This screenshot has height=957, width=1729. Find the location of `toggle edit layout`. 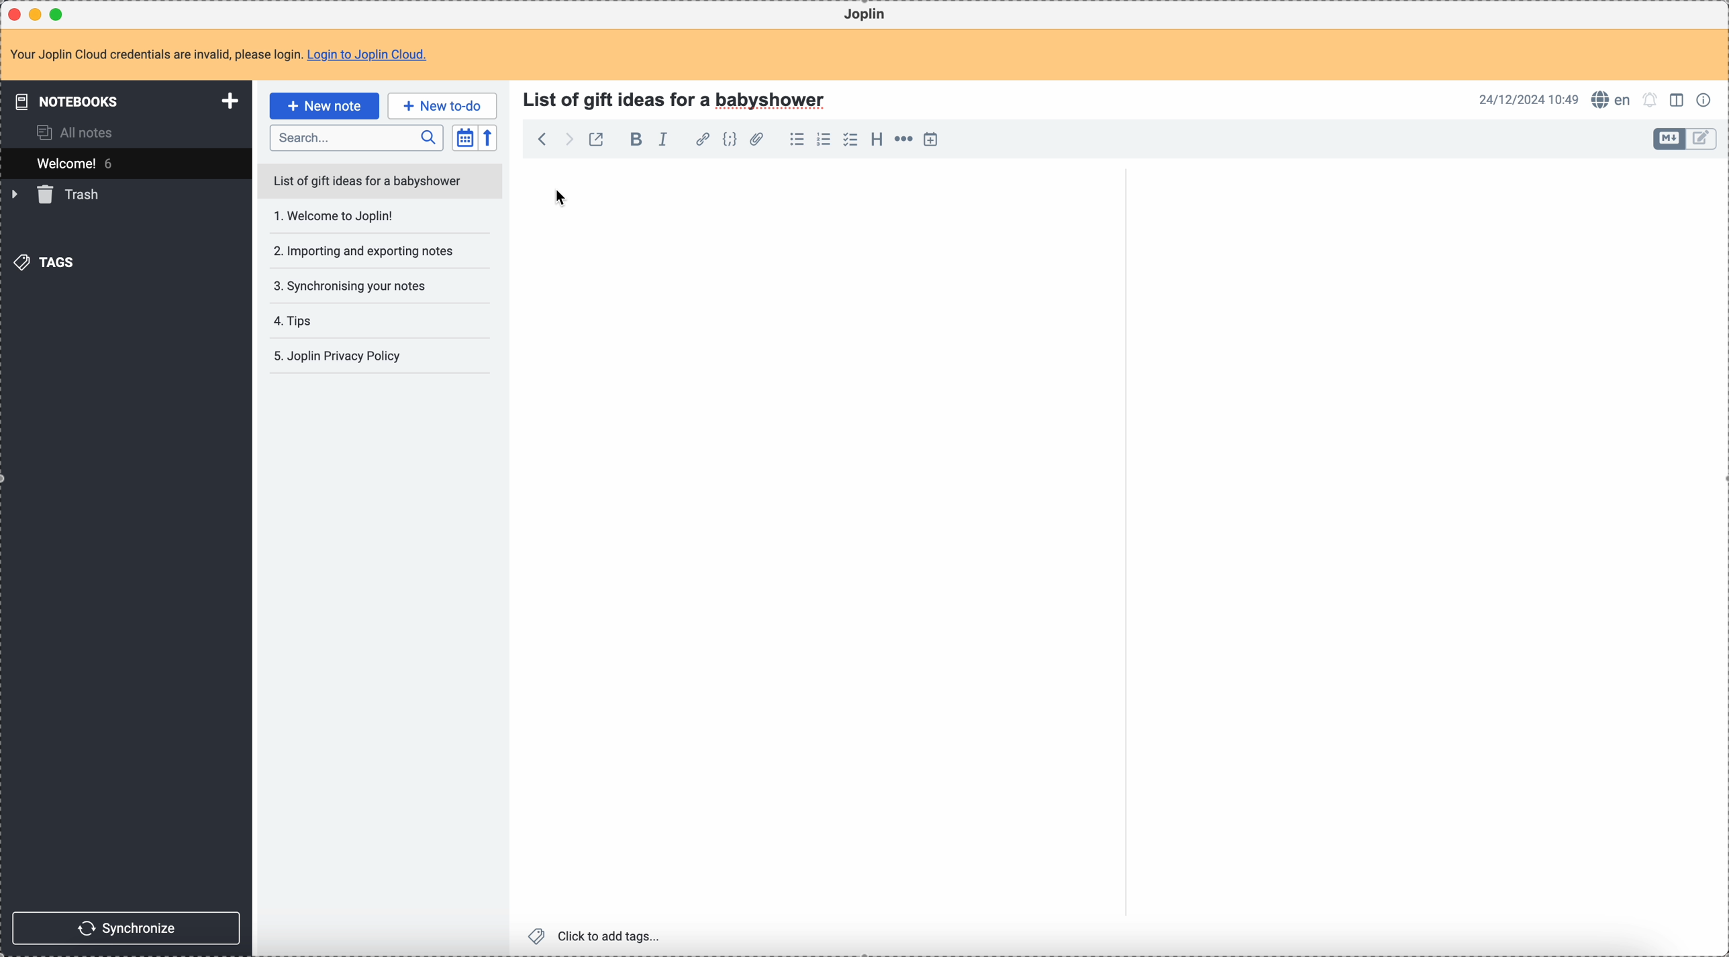

toggle edit layout is located at coordinates (1669, 139).